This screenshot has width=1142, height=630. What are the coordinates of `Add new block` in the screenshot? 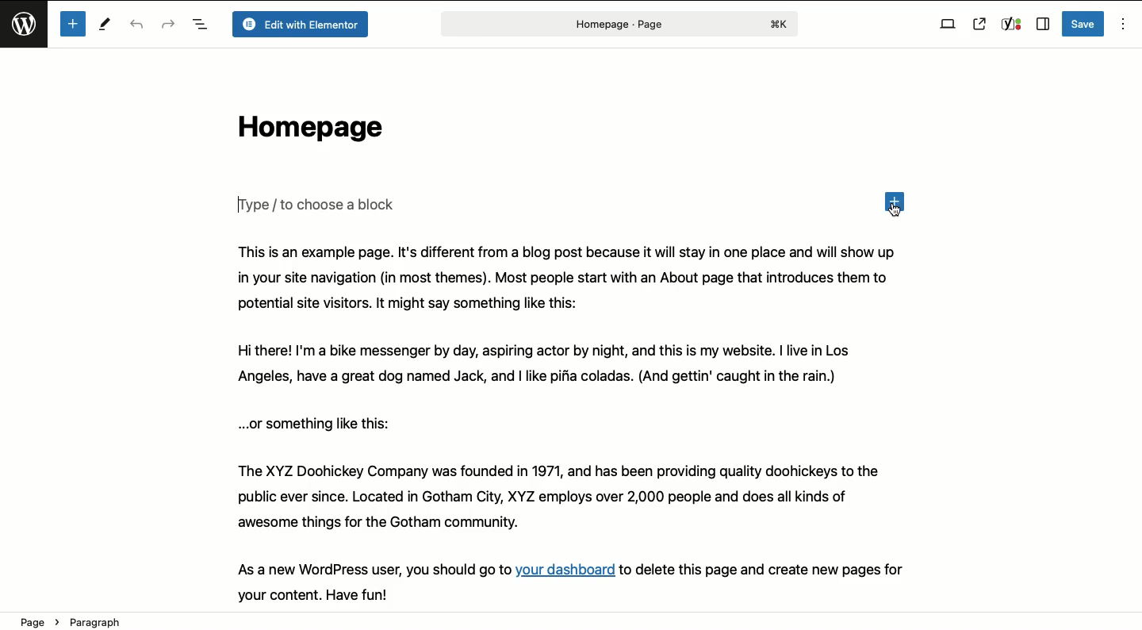 It's located at (72, 24).